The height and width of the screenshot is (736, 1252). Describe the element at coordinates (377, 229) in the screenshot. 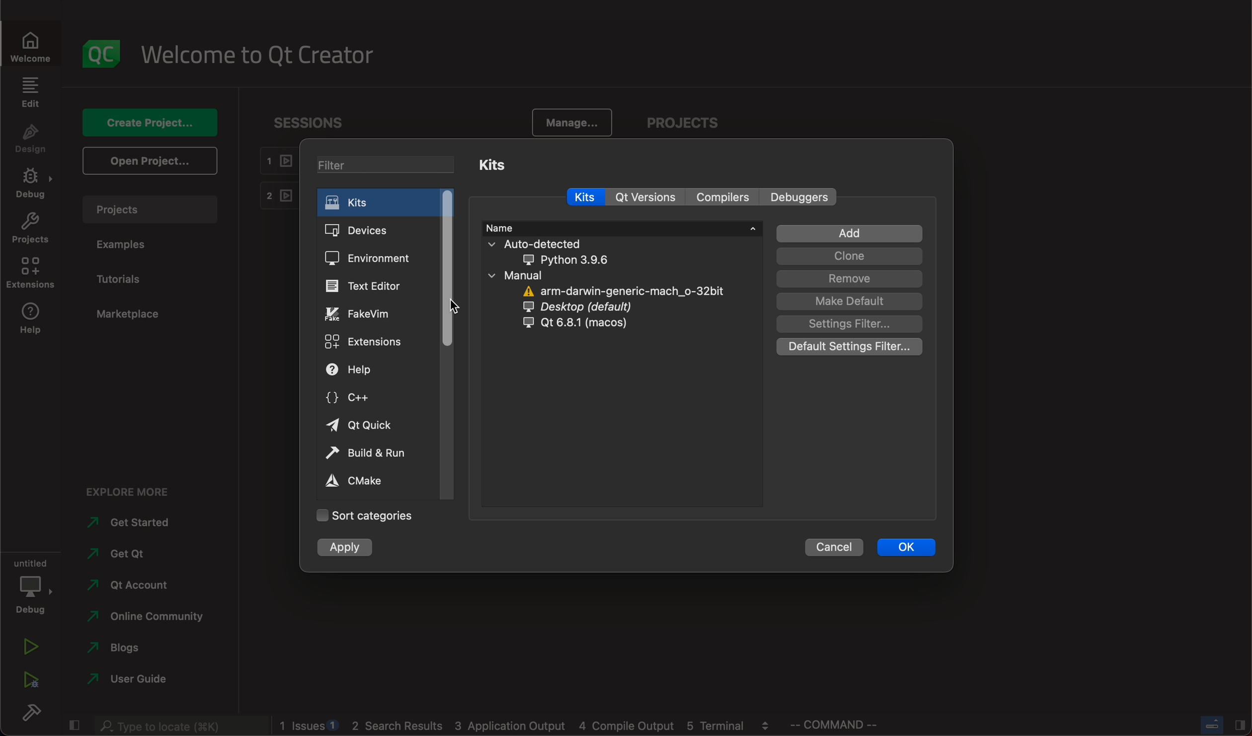

I see `devices` at that location.